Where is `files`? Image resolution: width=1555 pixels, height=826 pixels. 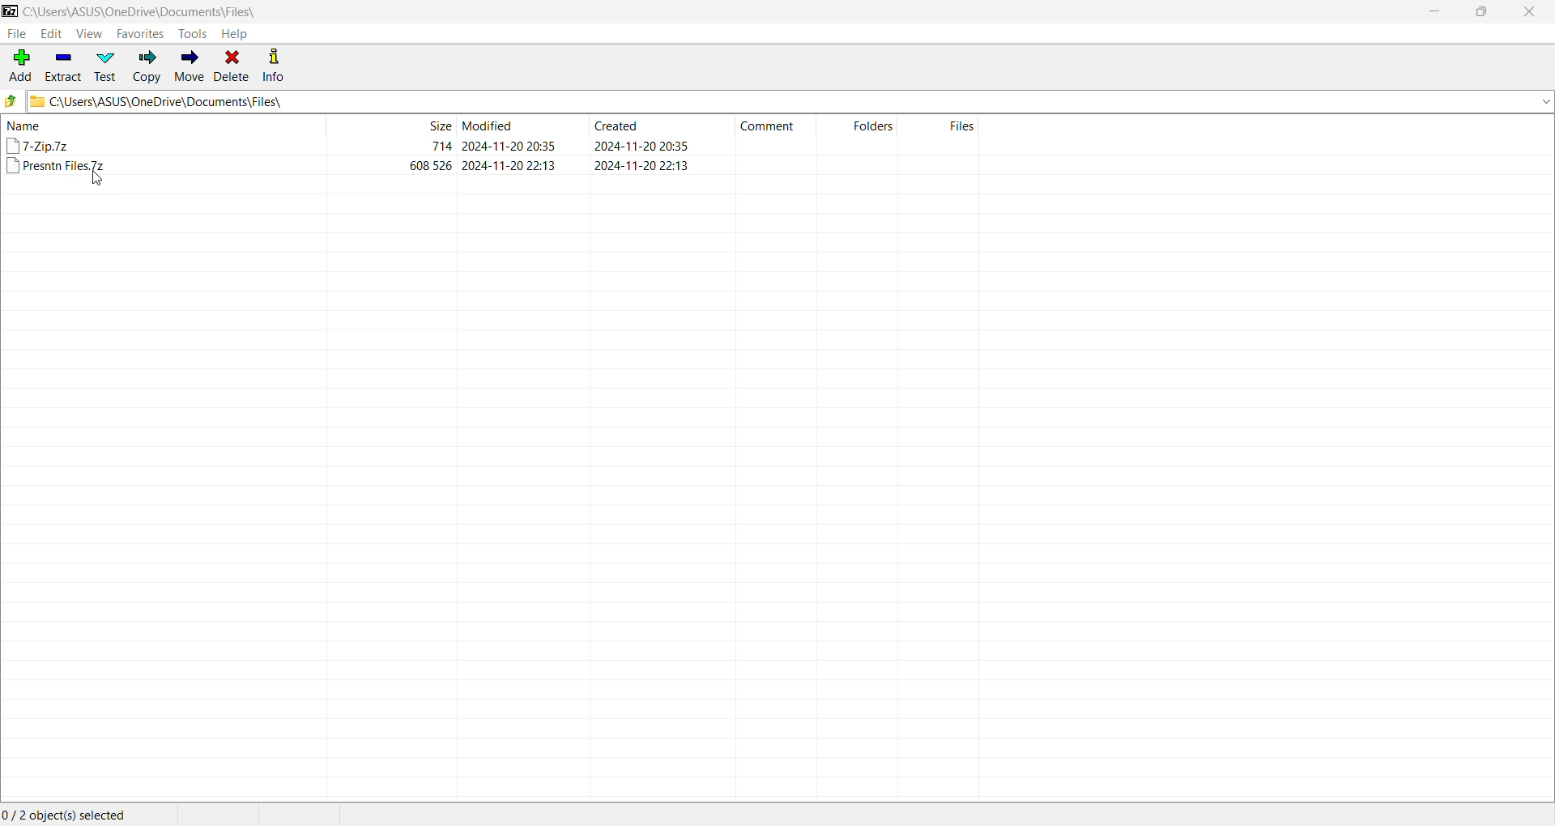 files is located at coordinates (962, 126).